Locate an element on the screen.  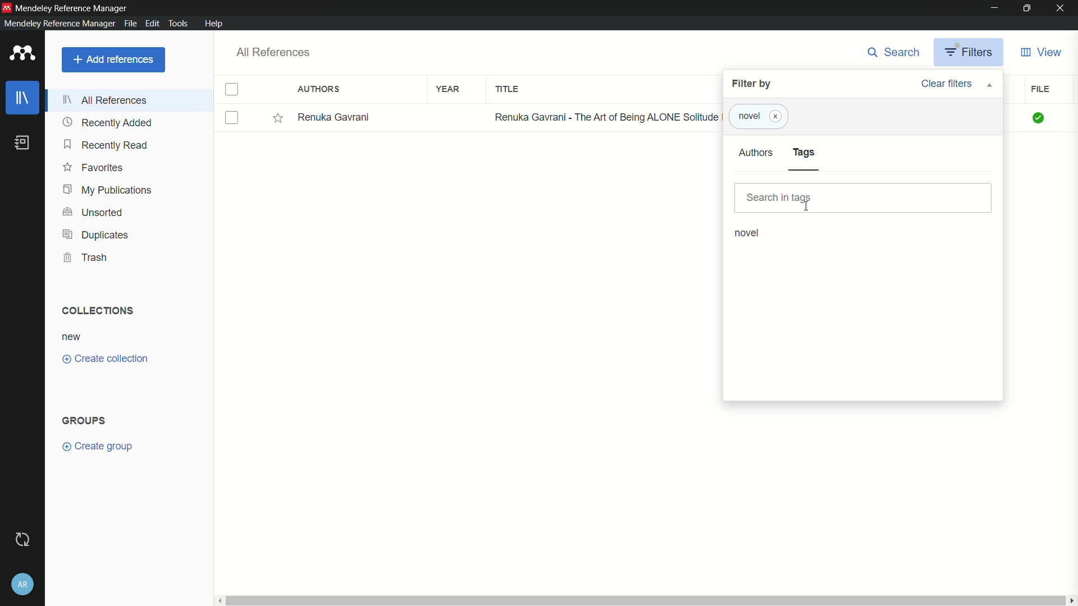
file menu is located at coordinates (130, 24).